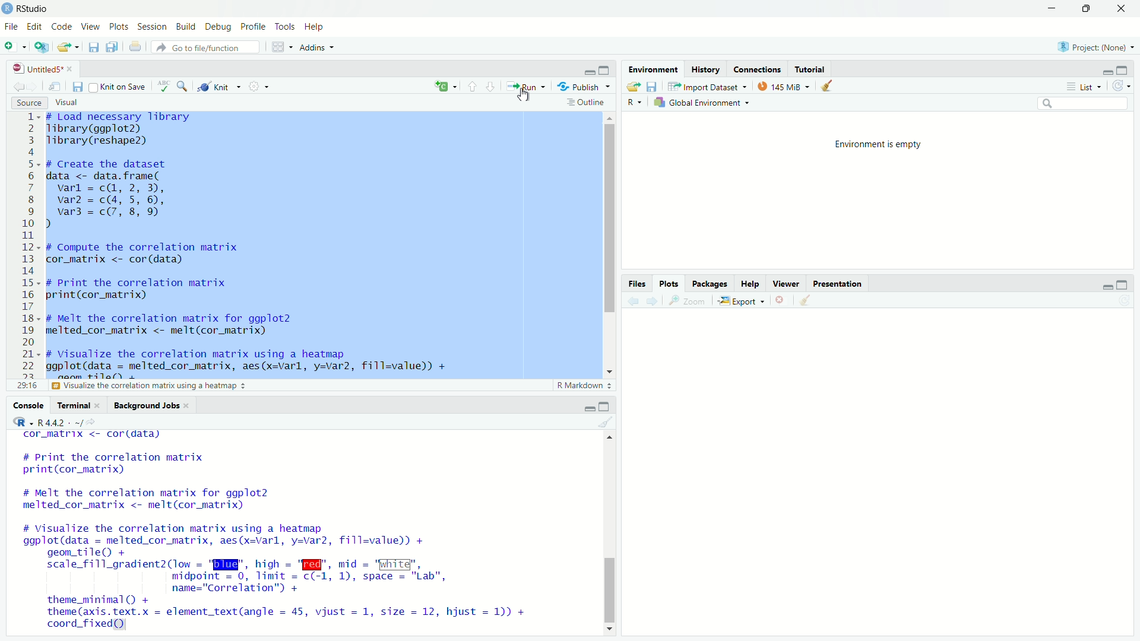  Describe the element at coordinates (119, 27) in the screenshot. I see `plots` at that location.